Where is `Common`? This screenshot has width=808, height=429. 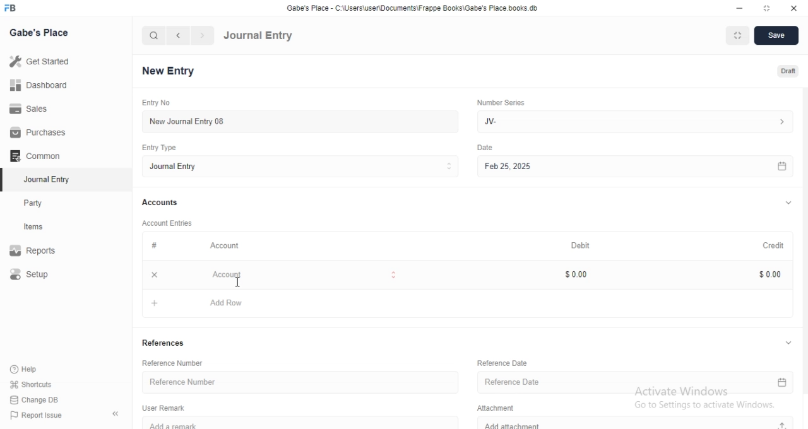 Common is located at coordinates (38, 156).